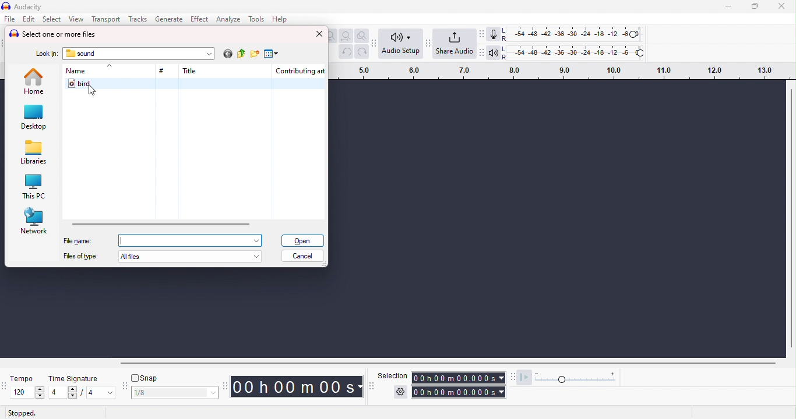 The width and height of the screenshot is (796, 419). Describe the element at coordinates (199, 19) in the screenshot. I see `effect` at that location.